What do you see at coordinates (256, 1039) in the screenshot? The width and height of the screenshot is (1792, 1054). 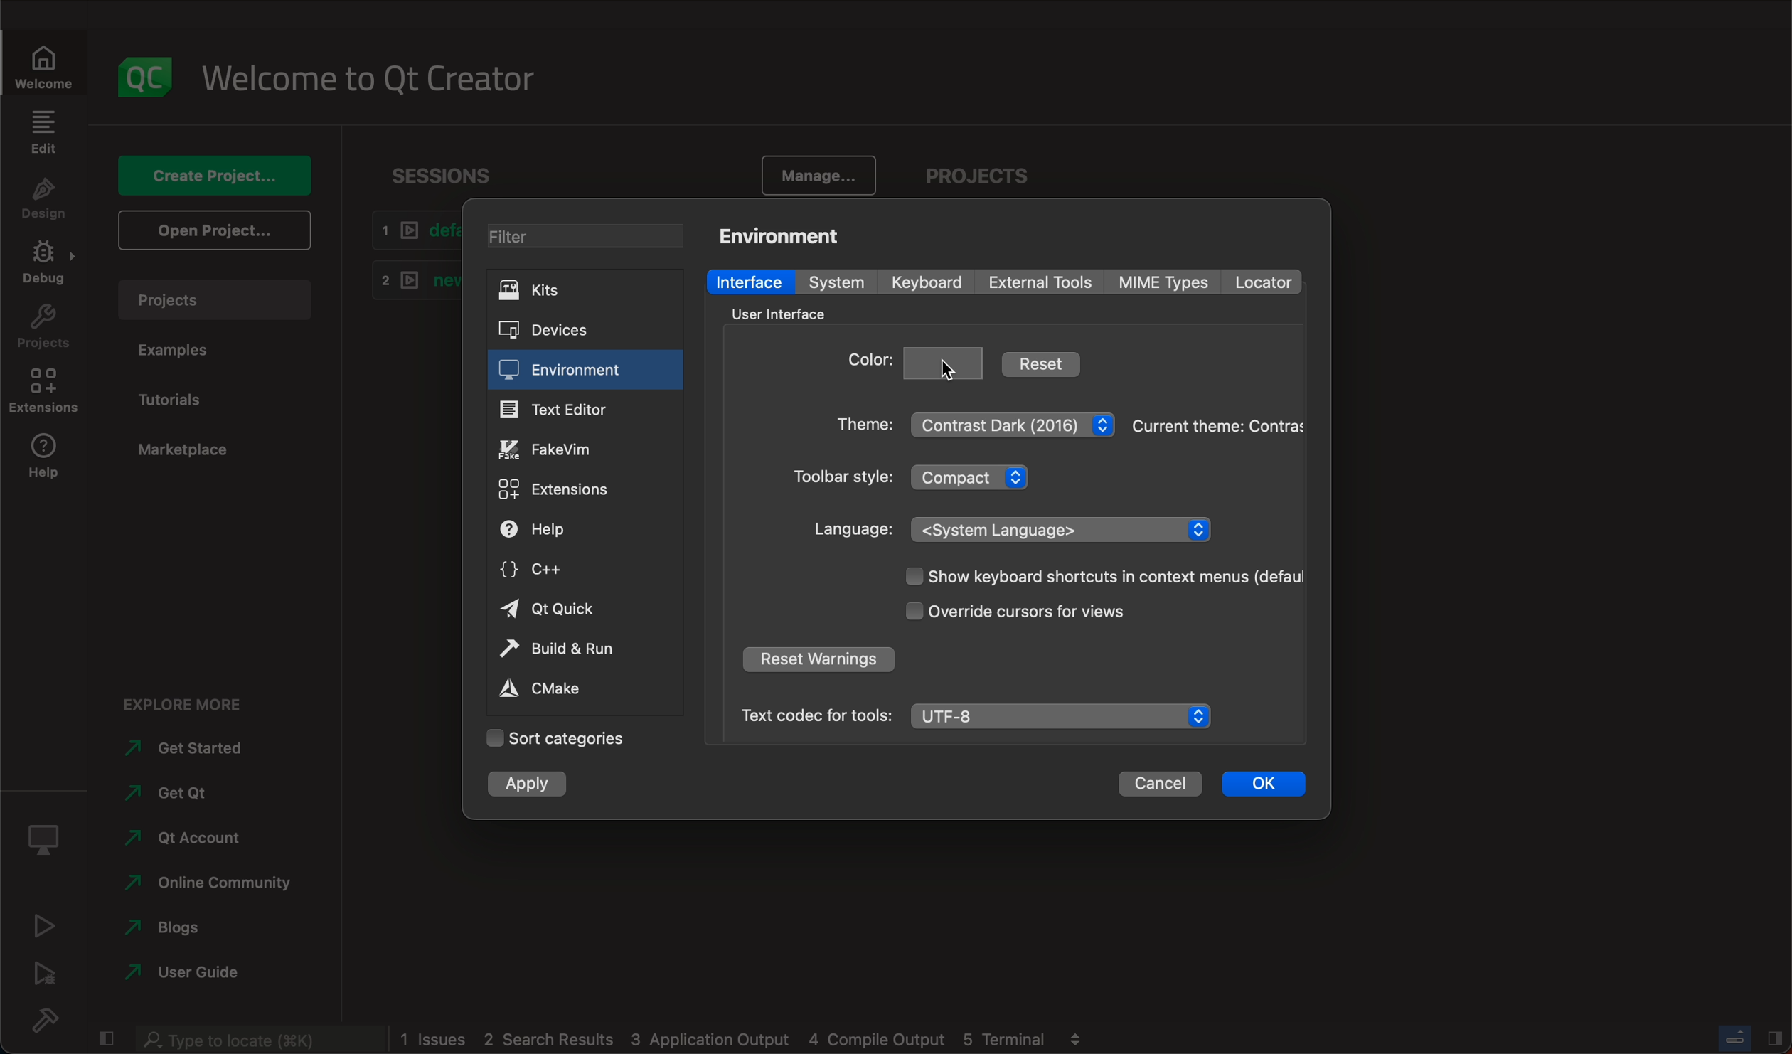 I see `seArch` at bounding box center [256, 1039].